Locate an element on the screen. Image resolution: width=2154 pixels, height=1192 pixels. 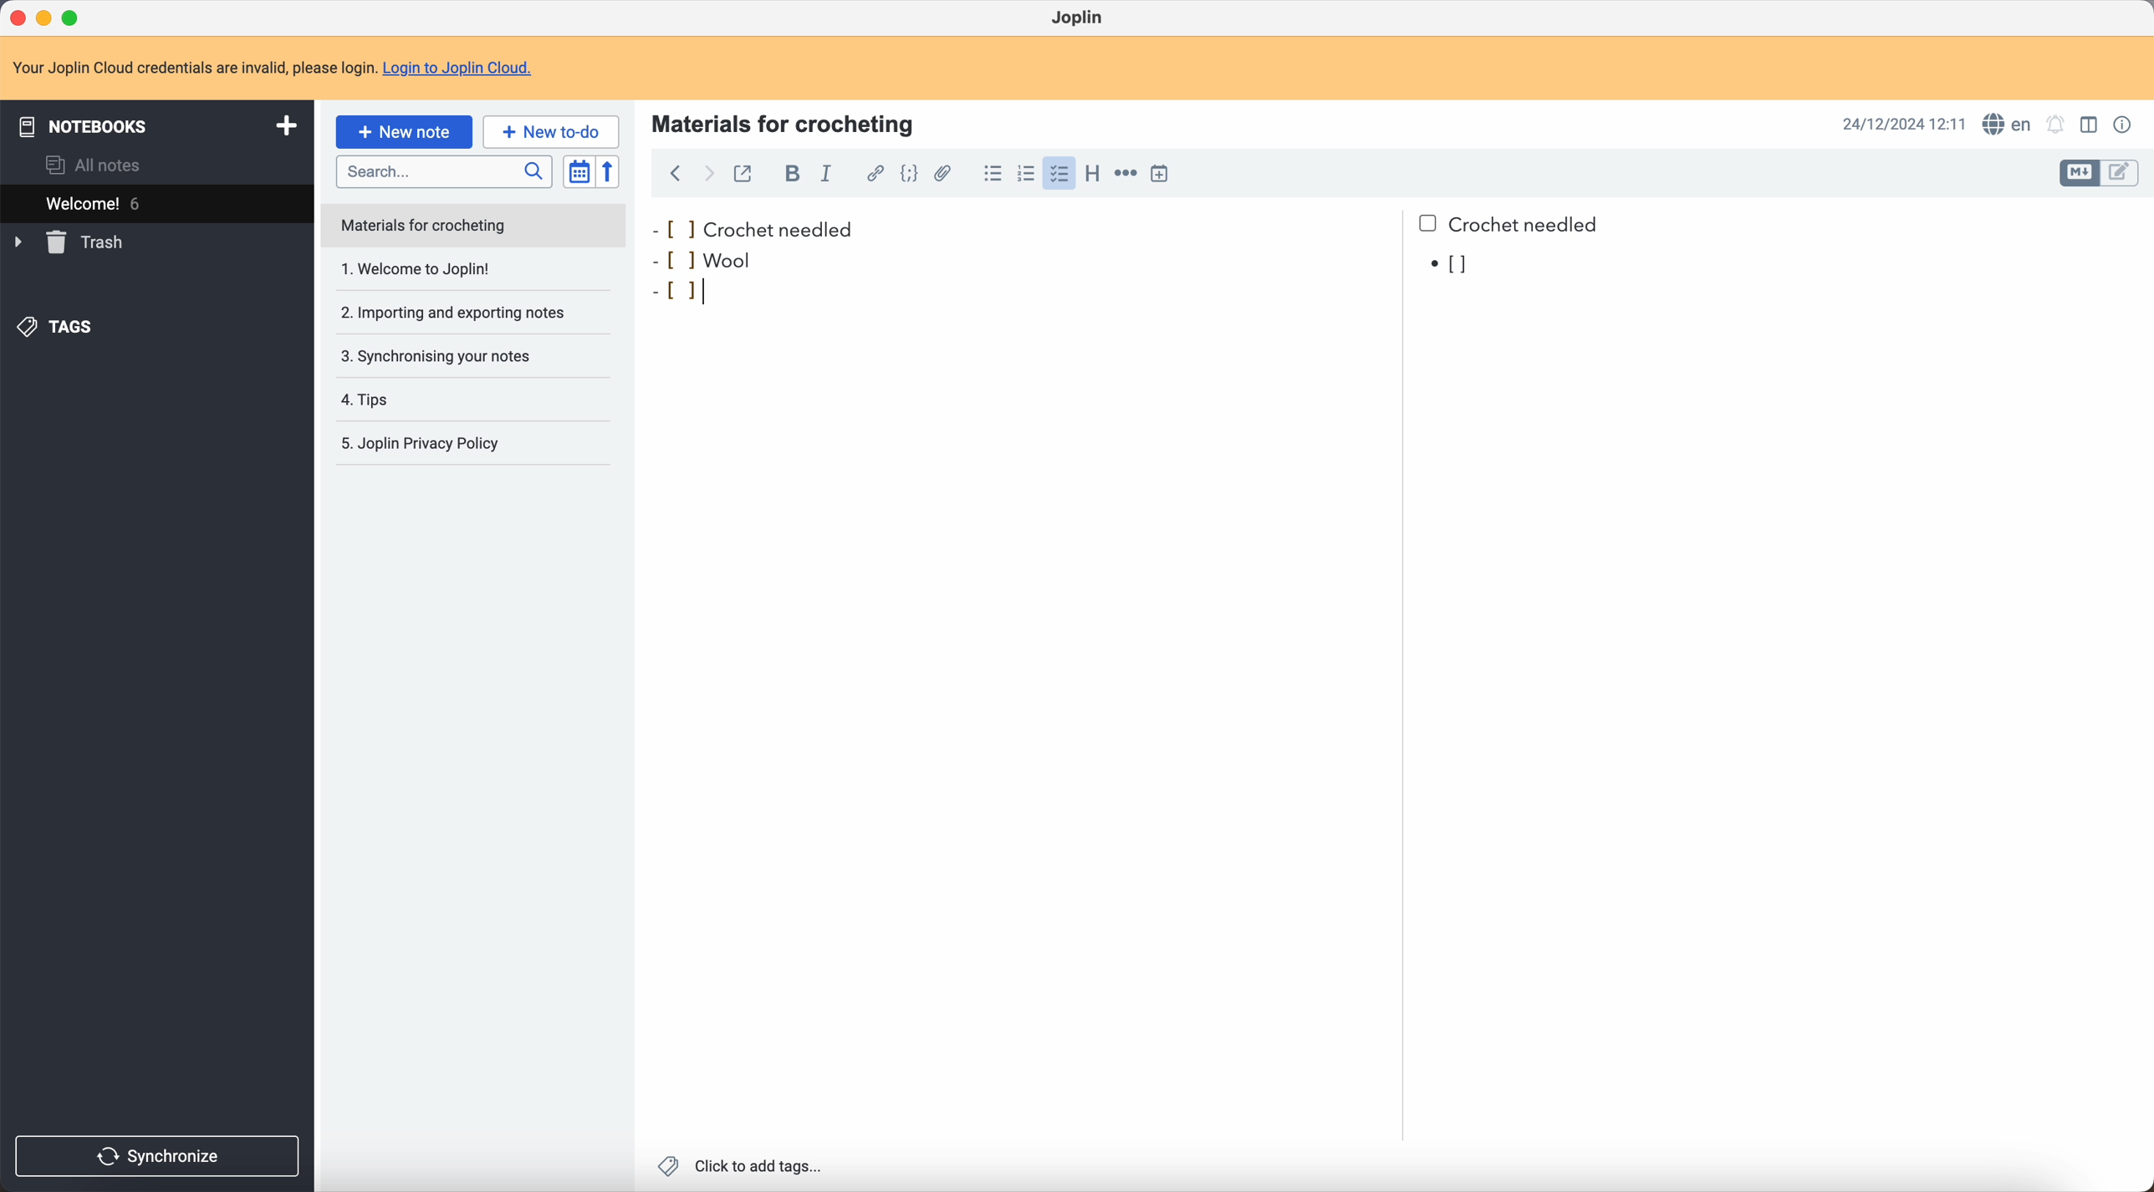
bullet point is located at coordinates (687, 291).